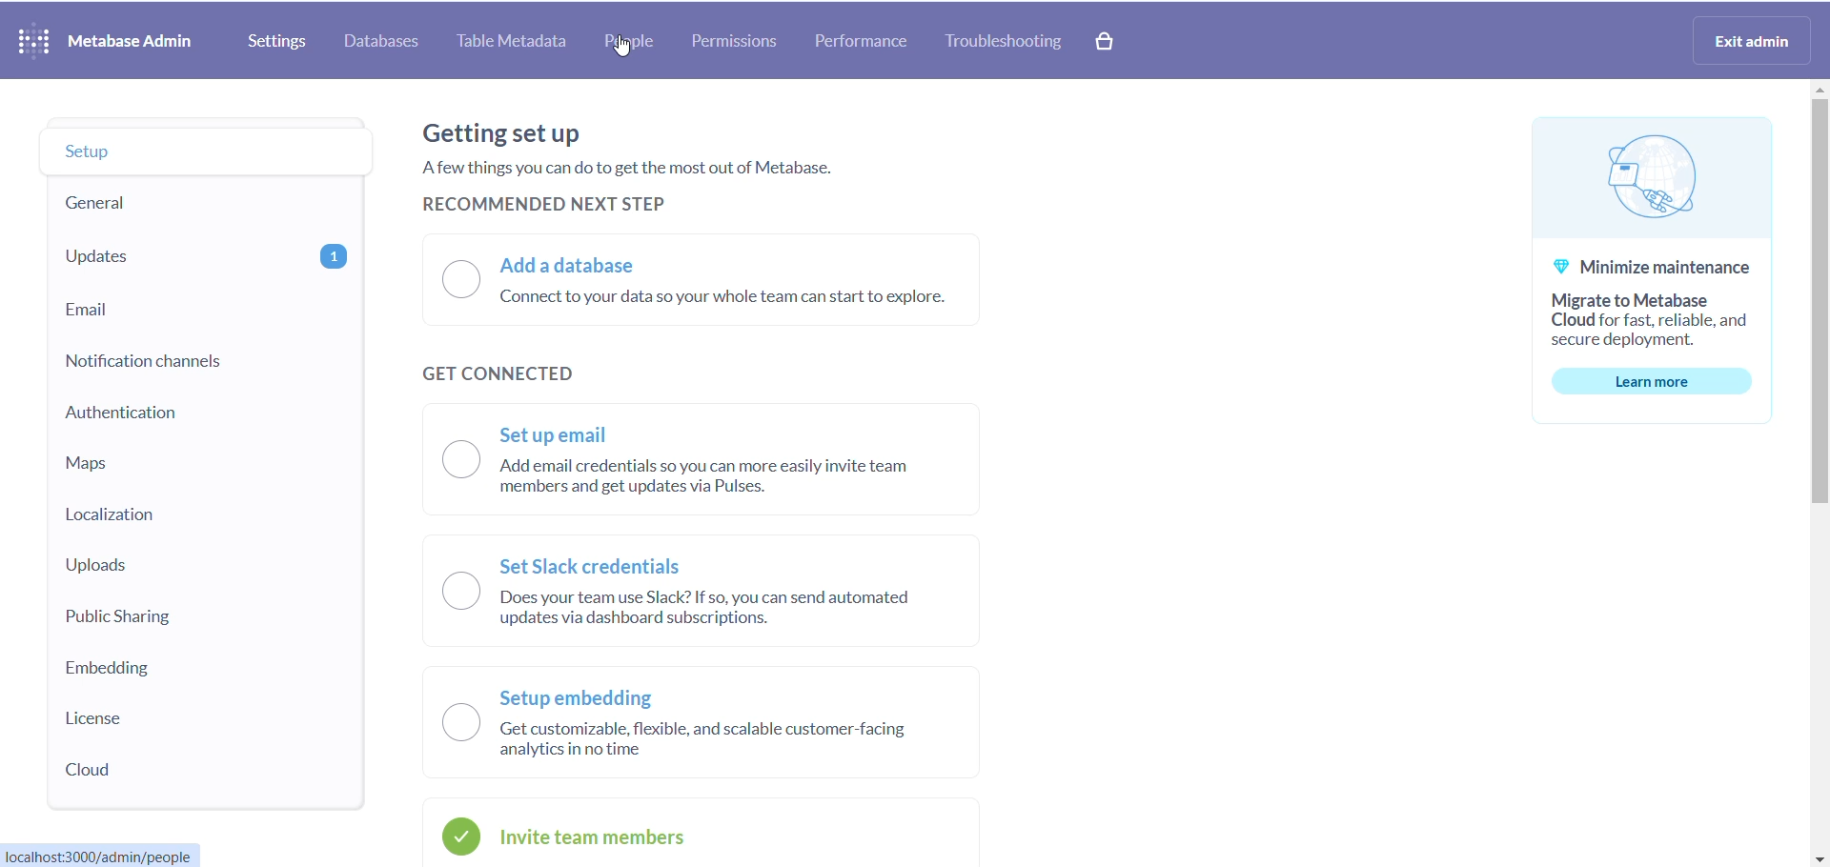 The height and width of the screenshot is (867, 1830). What do you see at coordinates (1008, 41) in the screenshot?
I see `troubleshooting` at bounding box center [1008, 41].